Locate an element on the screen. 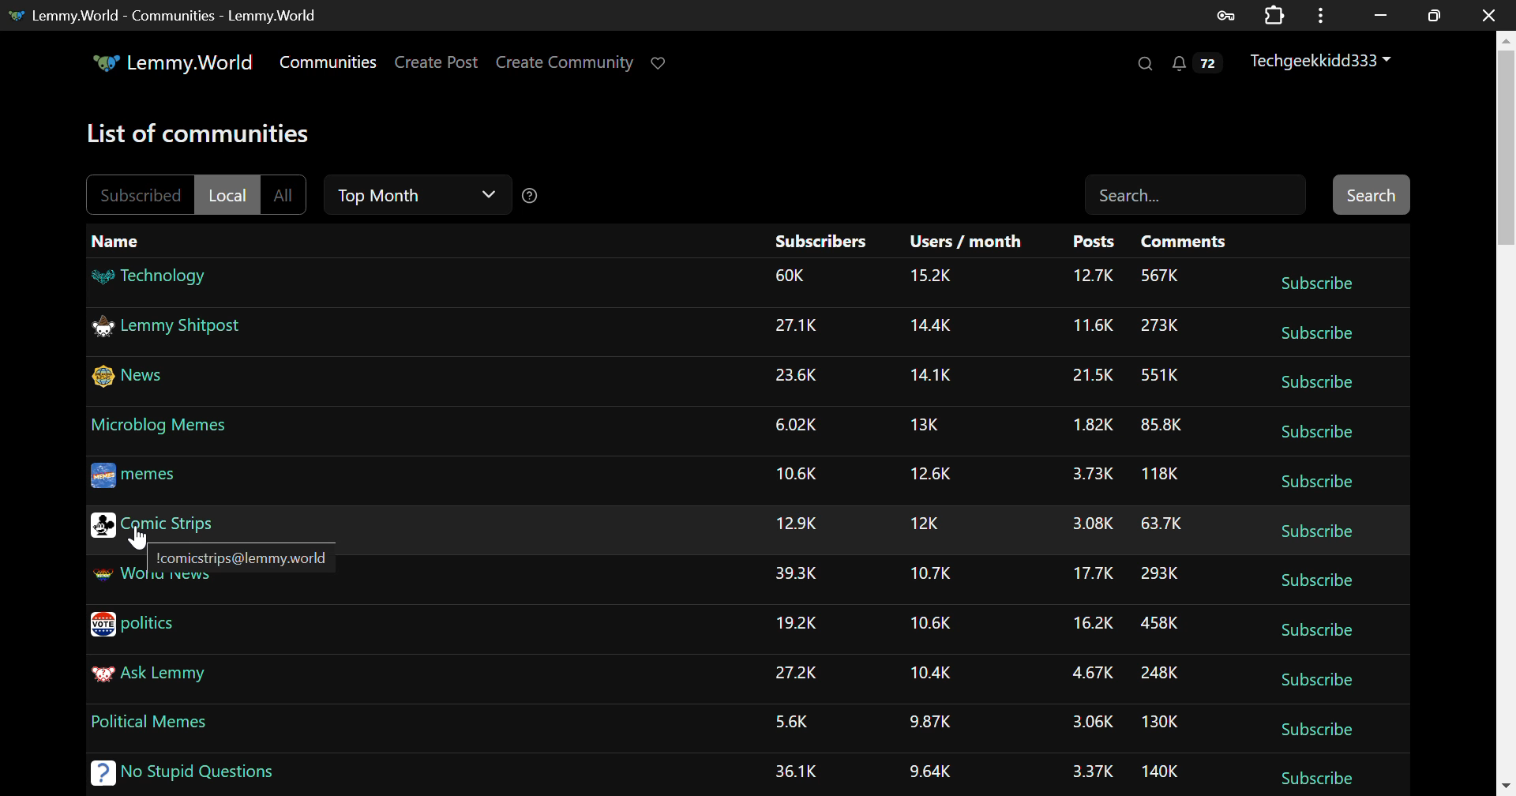  Amount is located at coordinates (1159, 573).